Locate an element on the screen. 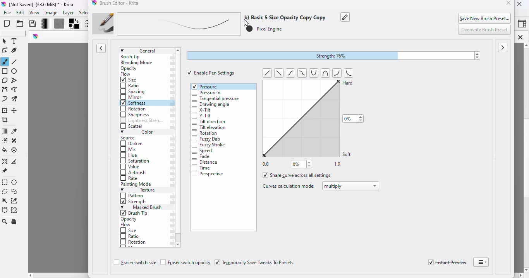 This screenshot has width=529, height=278. pressureIn is located at coordinates (206, 93).